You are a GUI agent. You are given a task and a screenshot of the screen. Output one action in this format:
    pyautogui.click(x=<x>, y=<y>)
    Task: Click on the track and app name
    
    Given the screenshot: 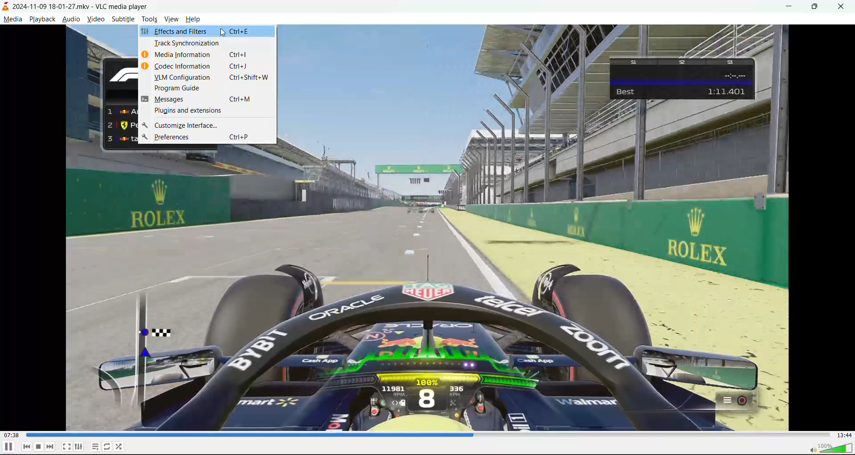 What is the action you would take?
    pyautogui.click(x=77, y=6)
    